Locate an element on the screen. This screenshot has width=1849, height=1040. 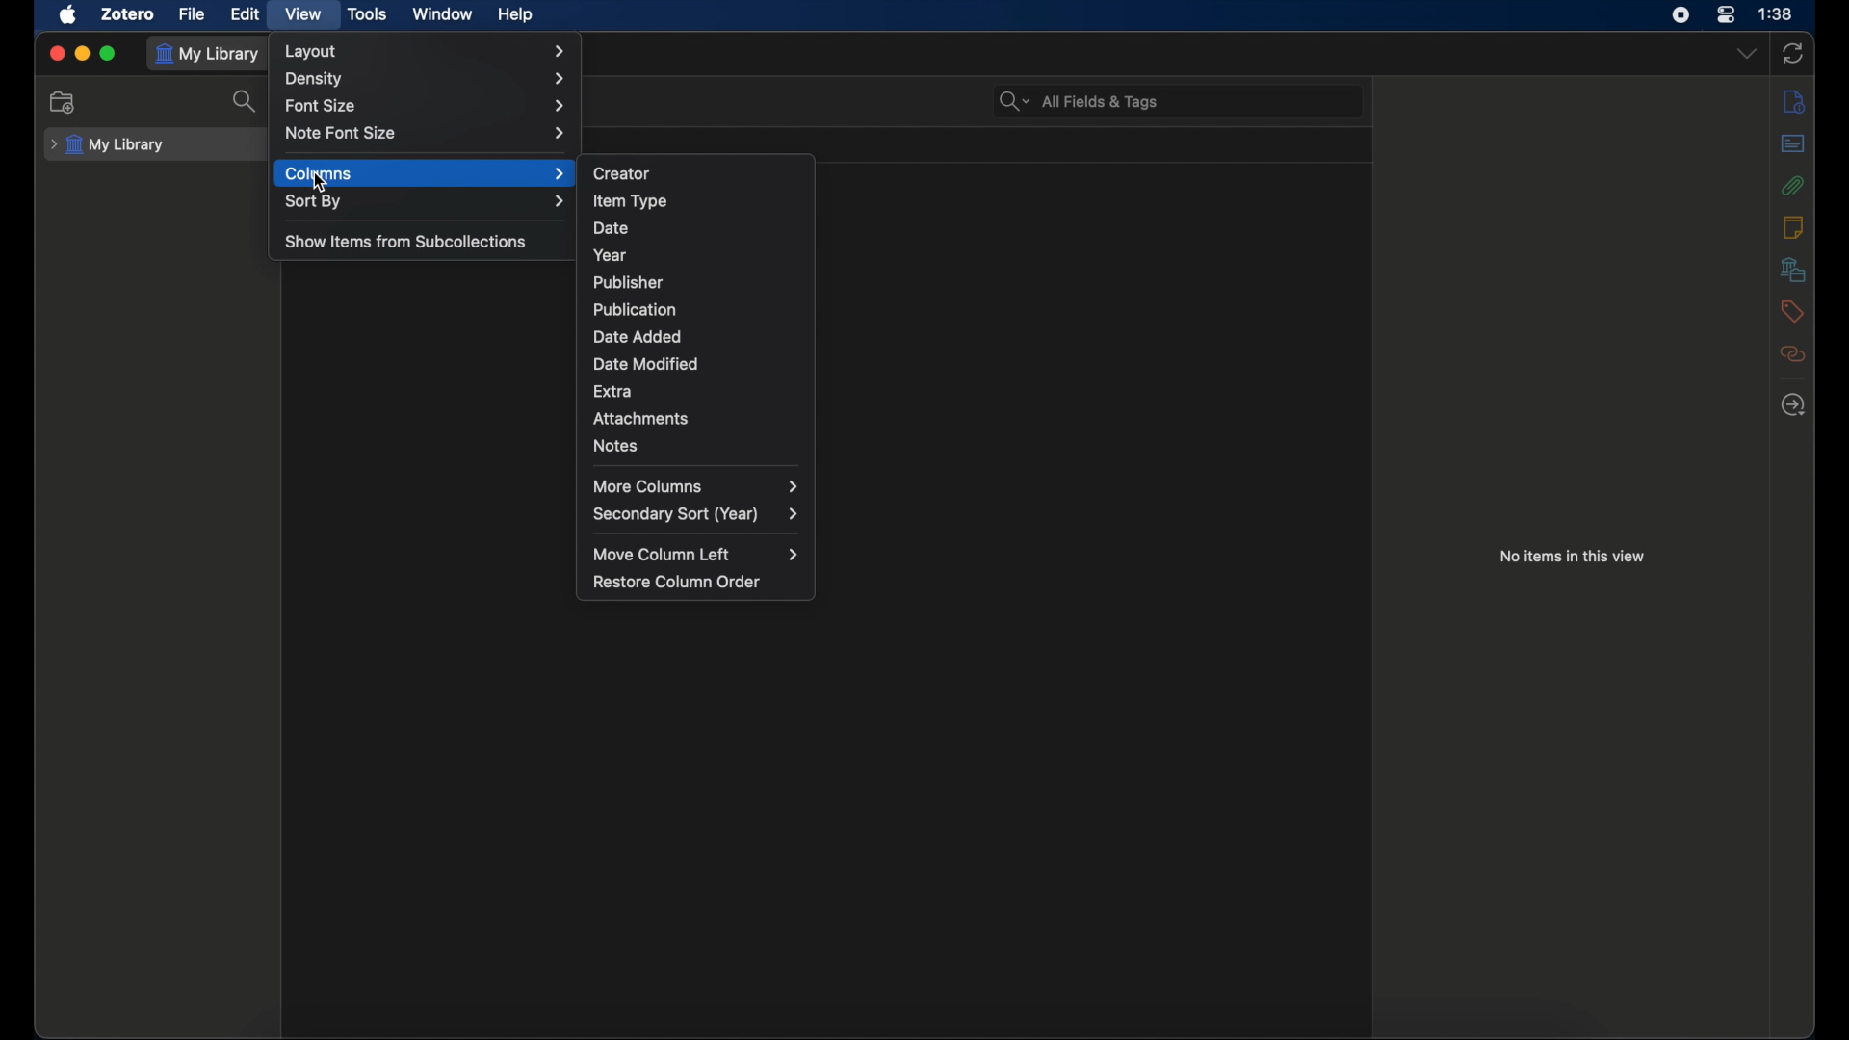
new collections is located at coordinates (65, 103).